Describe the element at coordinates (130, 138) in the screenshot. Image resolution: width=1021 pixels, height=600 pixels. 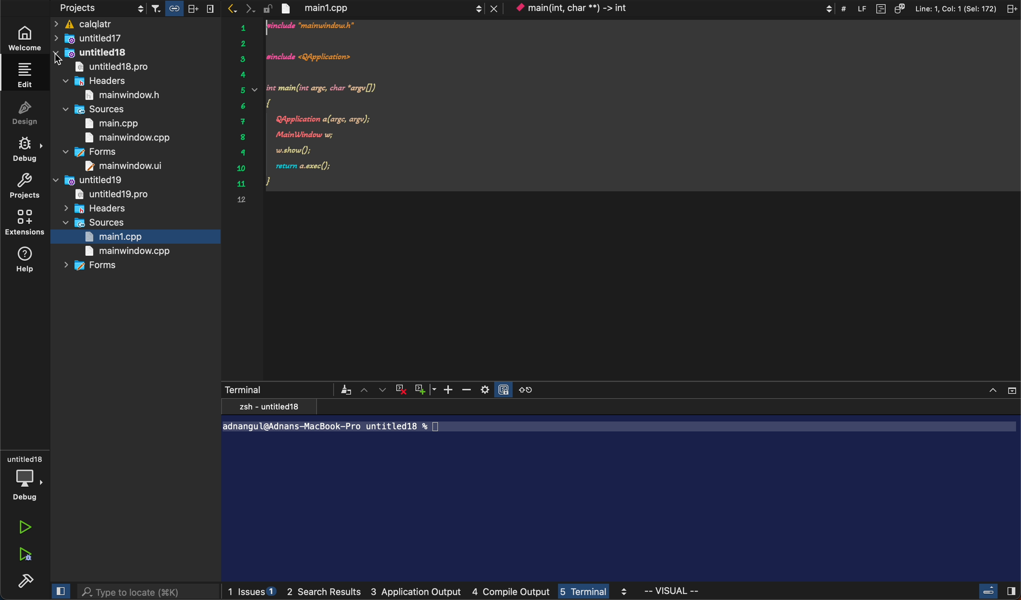
I see `main window` at that location.